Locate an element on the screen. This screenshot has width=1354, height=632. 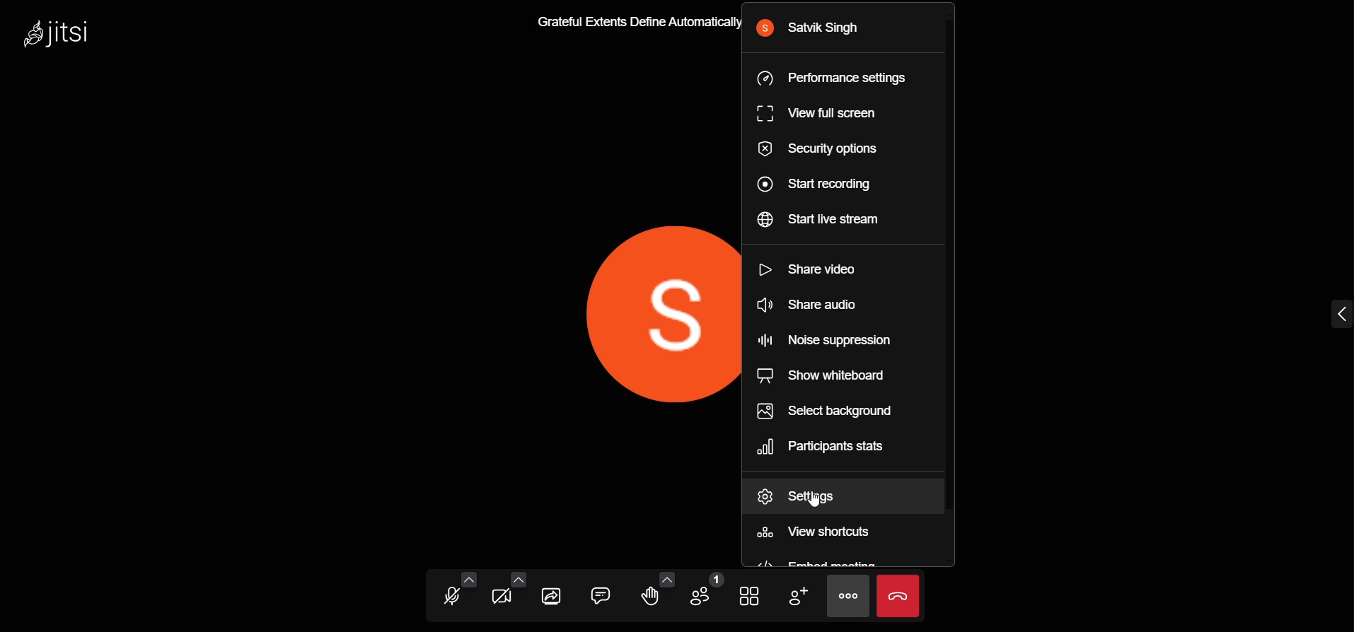
logo is located at coordinates (62, 33).